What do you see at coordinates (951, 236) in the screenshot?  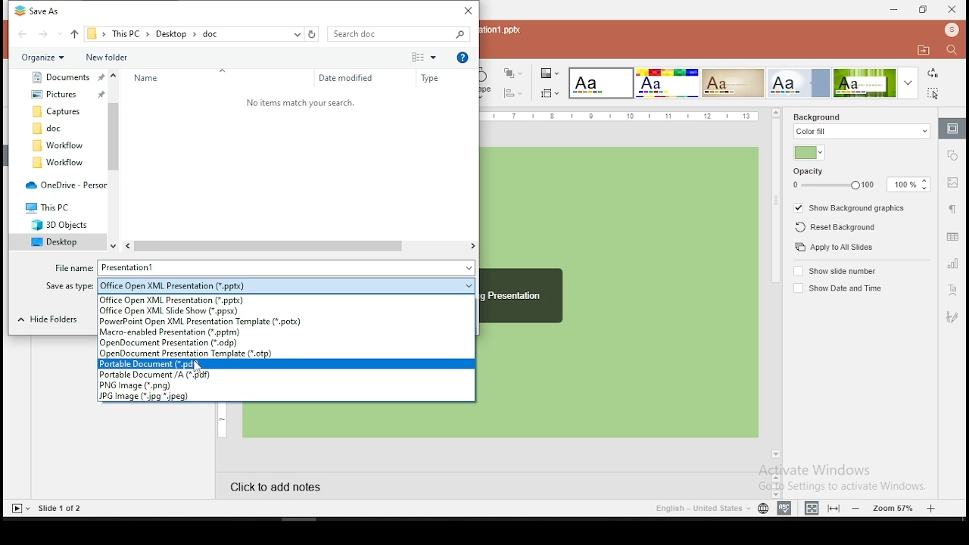 I see `table settings` at bounding box center [951, 236].